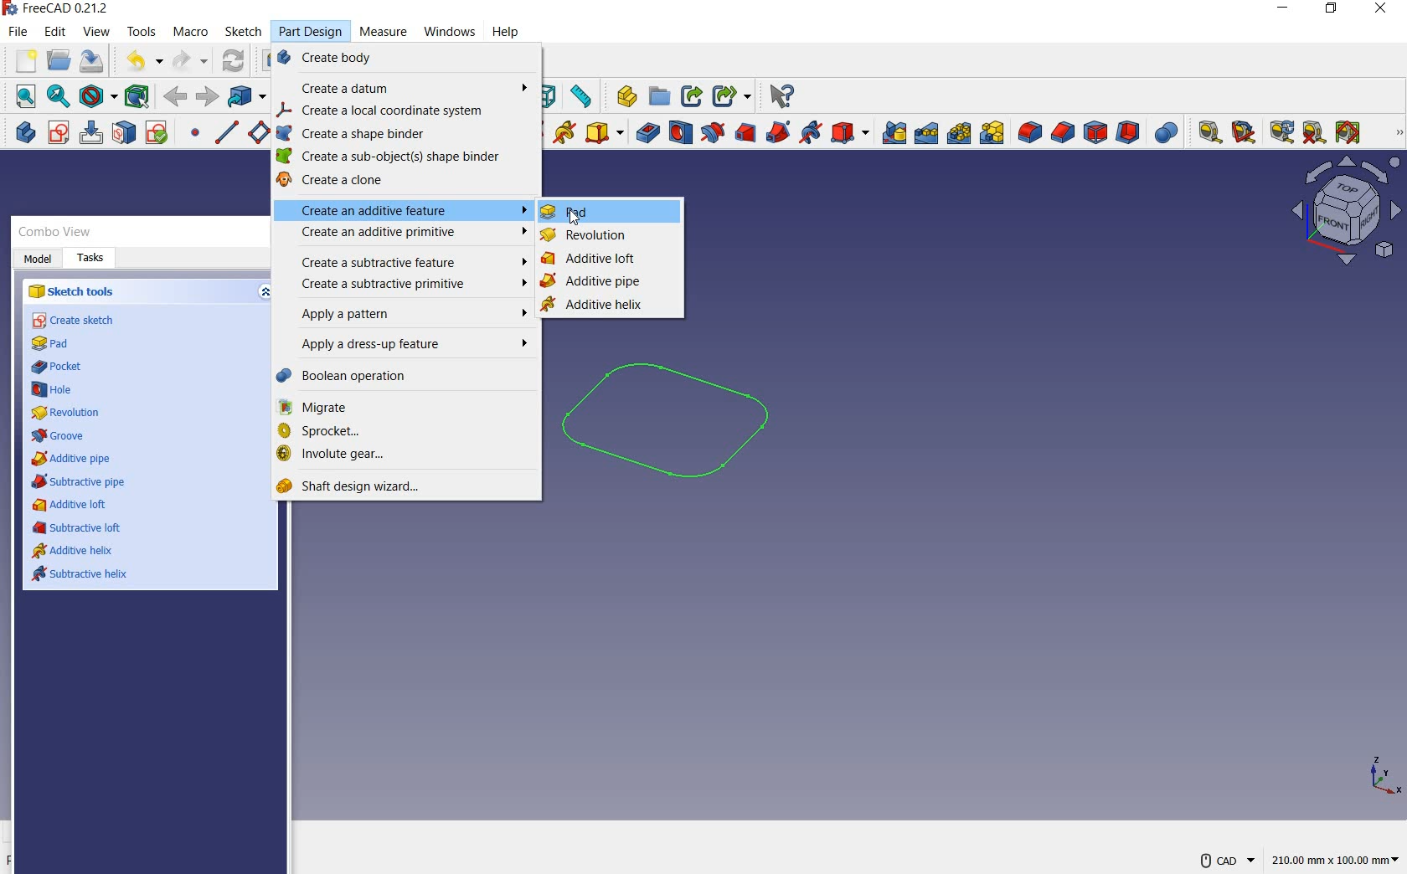  I want to click on create a sub-object shape binder, so click(395, 158).